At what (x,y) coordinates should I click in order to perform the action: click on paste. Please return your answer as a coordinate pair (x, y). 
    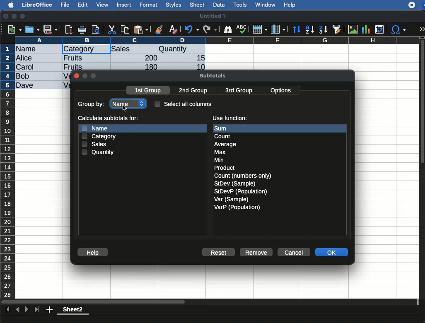
    Looking at the image, I should click on (140, 29).